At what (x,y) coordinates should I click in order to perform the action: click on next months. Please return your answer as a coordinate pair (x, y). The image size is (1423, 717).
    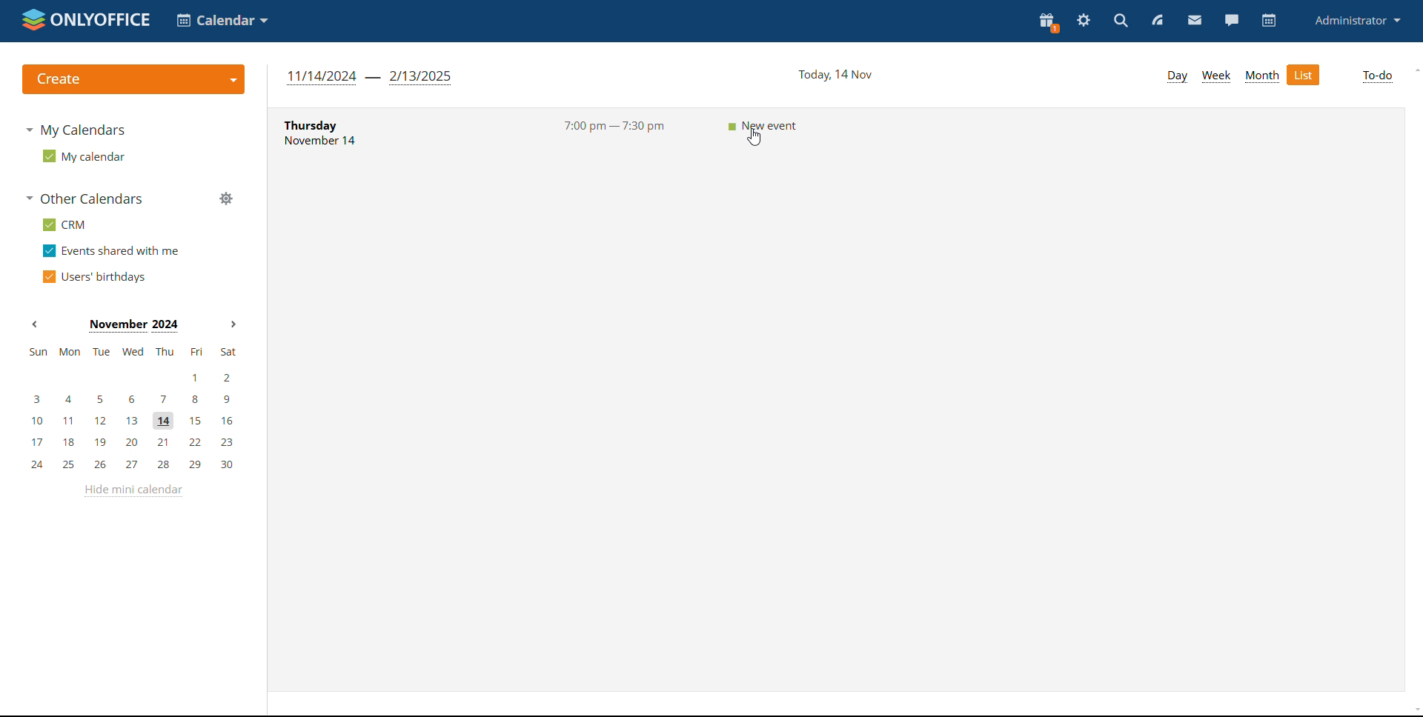
    Looking at the image, I should click on (231, 324).